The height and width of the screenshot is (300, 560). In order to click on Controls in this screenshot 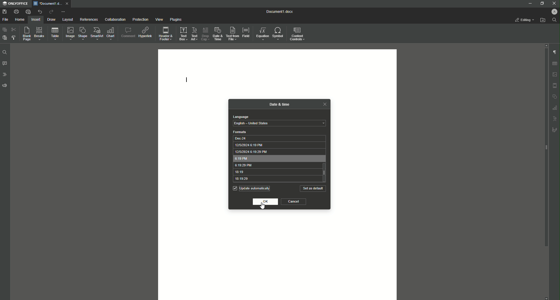, I will do `click(298, 34)`.